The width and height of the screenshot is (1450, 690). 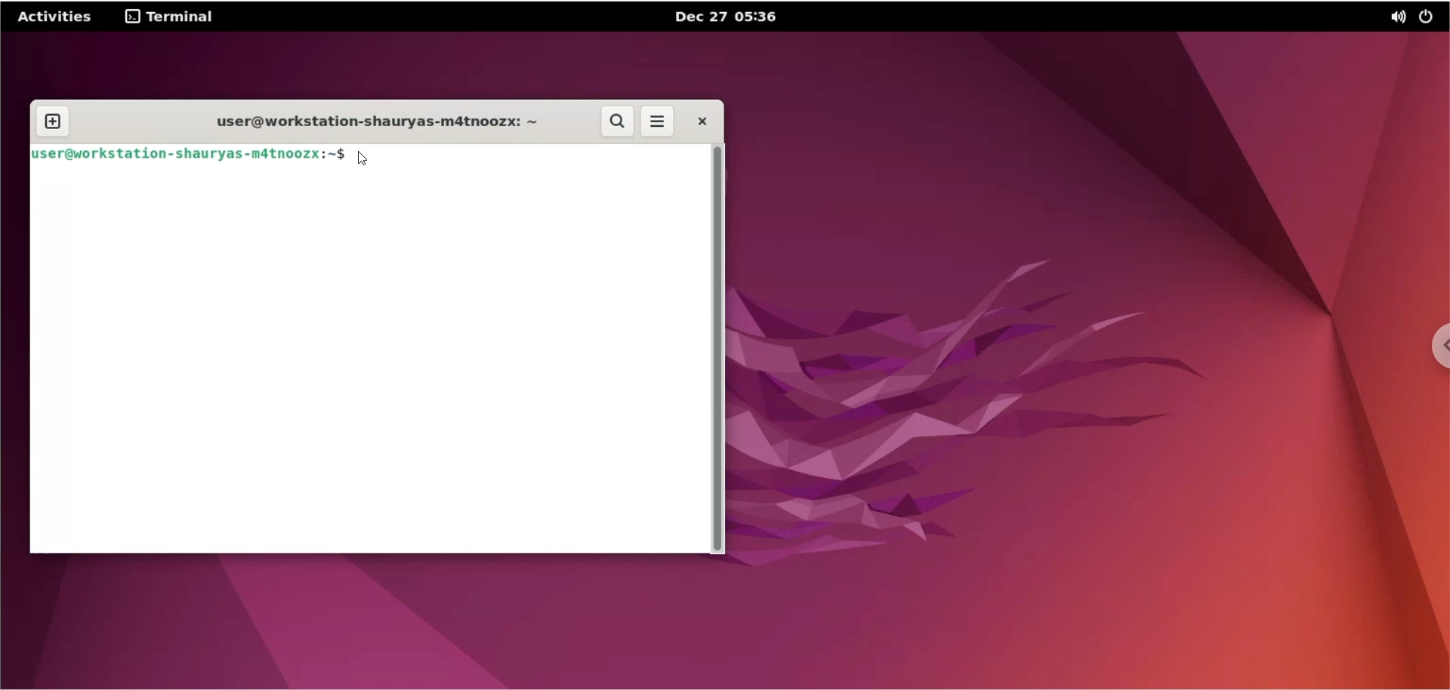 What do you see at coordinates (727, 16) in the screenshot?
I see `Dec 27 05:36` at bounding box center [727, 16].